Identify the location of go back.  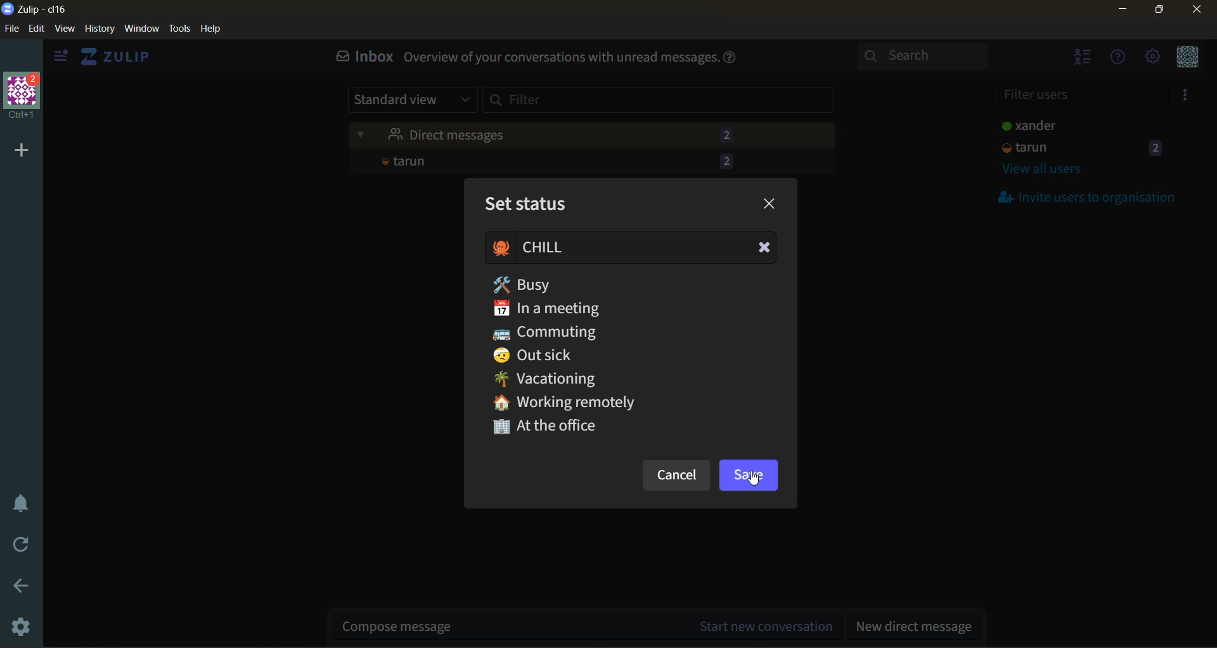
(21, 588).